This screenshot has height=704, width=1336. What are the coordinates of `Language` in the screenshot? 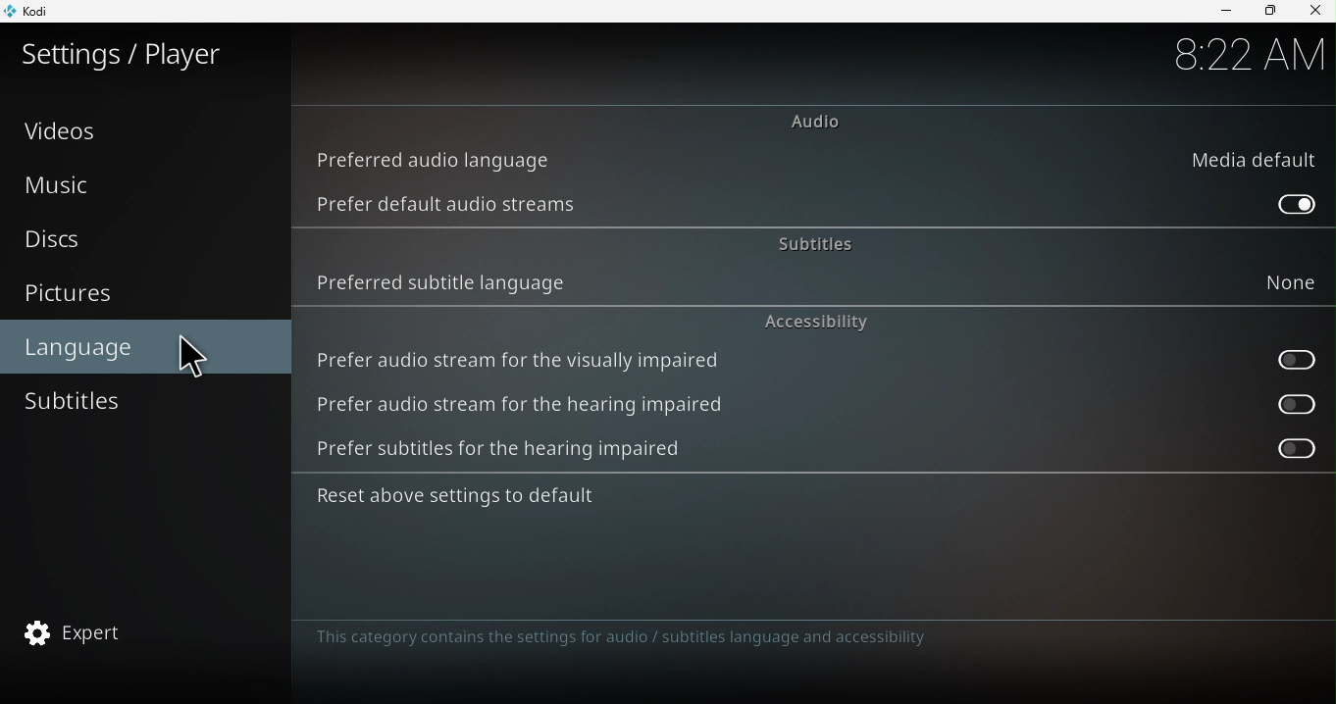 It's located at (148, 345).